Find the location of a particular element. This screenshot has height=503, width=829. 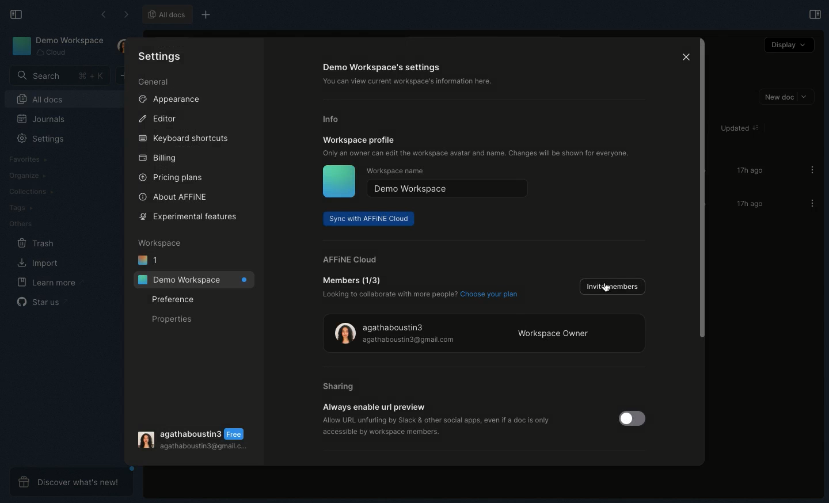

Member (1/3) is located at coordinates (351, 279).